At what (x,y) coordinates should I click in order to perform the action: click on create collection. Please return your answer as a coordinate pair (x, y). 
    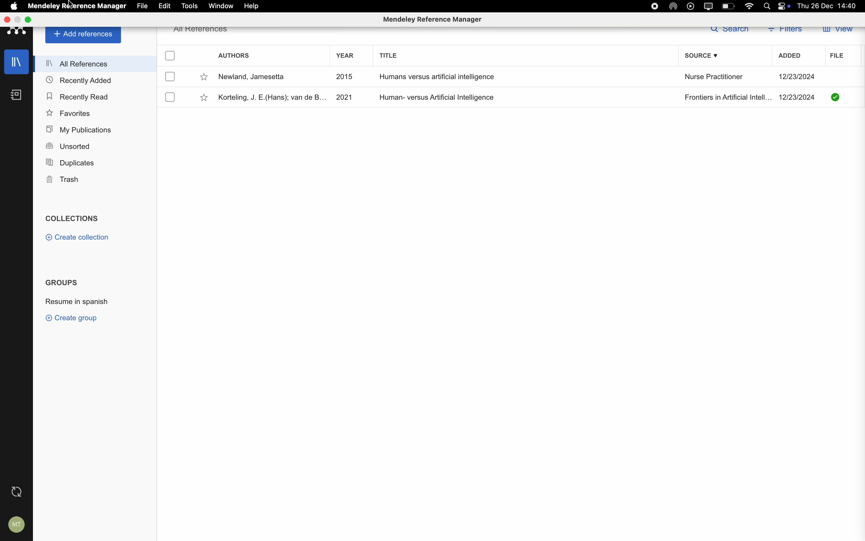
    Looking at the image, I should click on (79, 237).